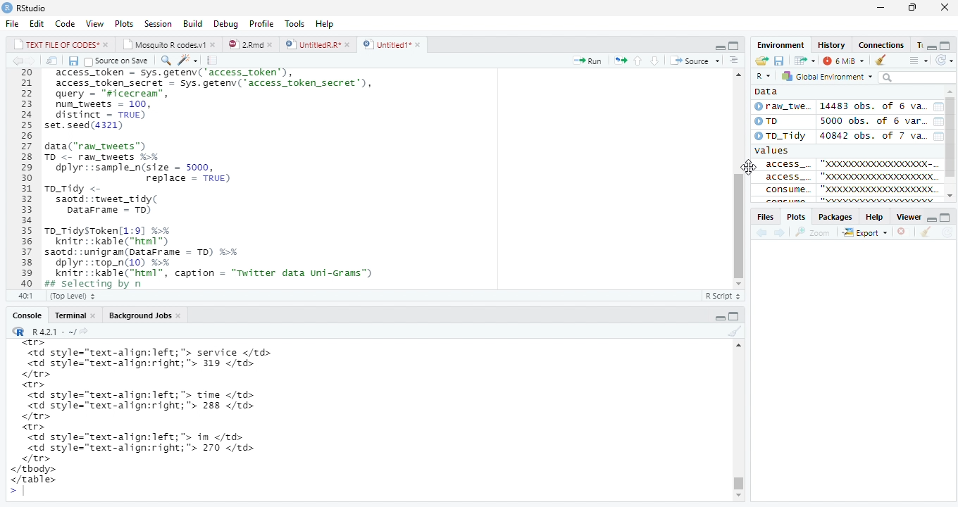 The image size is (958, 507). What do you see at coordinates (213, 187) in the screenshot?
I see `20 access_token - Sys.getenv('access_token’),
21 access_token_secret - sys.getenv( access_token secret’),
22 query - "sicecrean”,

23 num_tweets = 100,

24 distinct = TRUE)

25 set.seed(4321)

26

27 data("raw_tweets")

28 TD <- raw tweets H¥

29 dplyr::sample_n(size = 5000,

30 replace = TRUE)

31 To_Tidy <-

32 saotd::tweet_tidy(

33 Datarrame - TD)

34

35 To_TidysToken[1:9] %%

36 knitr::kable("html™)

37 saotd: :unigram(pataFrame = TD) %>%

38 dplyr::top_n(10) %%

39 knitr::kable("html”, caption = "Twitter data uni-Grams")
40 Bs selecting bv n` at bounding box center [213, 187].